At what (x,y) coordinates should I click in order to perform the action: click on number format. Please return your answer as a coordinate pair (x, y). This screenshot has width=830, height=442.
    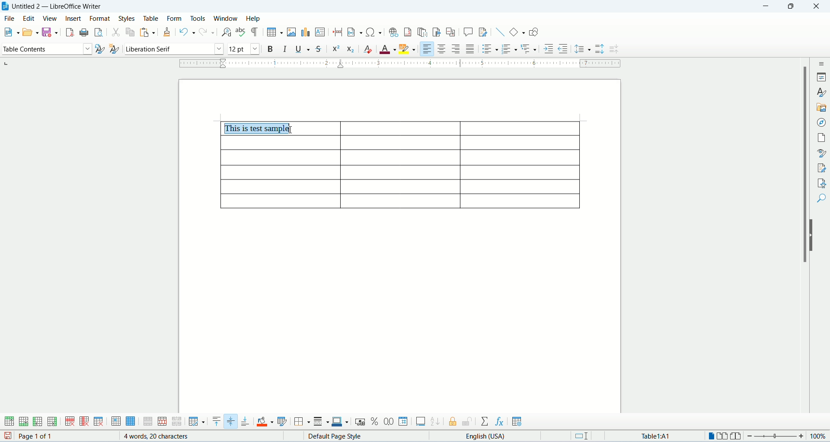
    Looking at the image, I should click on (404, 422).